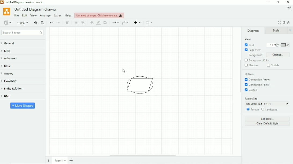 The image size is (293, 164). Describe the element at coordinates (8, 22) in the screenshot. I see `View` at that location.